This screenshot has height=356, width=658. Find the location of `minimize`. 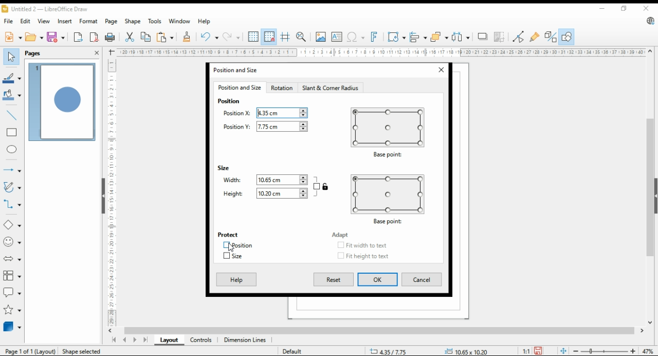

minimize is located at coordinates (603, 9).